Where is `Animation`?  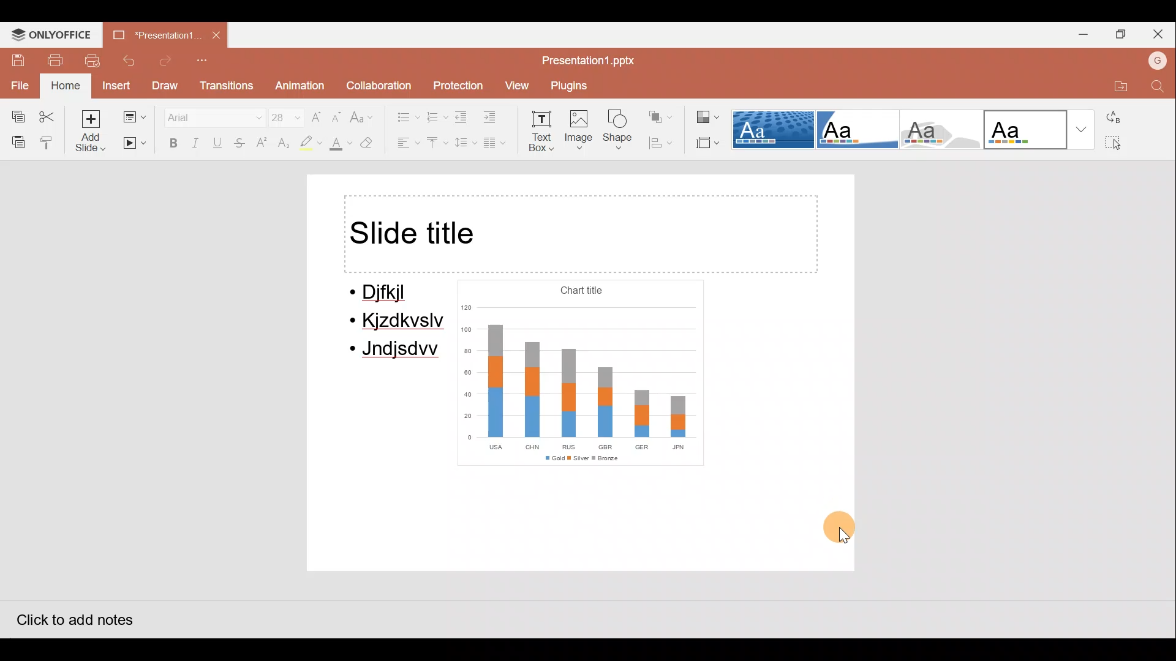
Animation is located at coordinates (296, 86).